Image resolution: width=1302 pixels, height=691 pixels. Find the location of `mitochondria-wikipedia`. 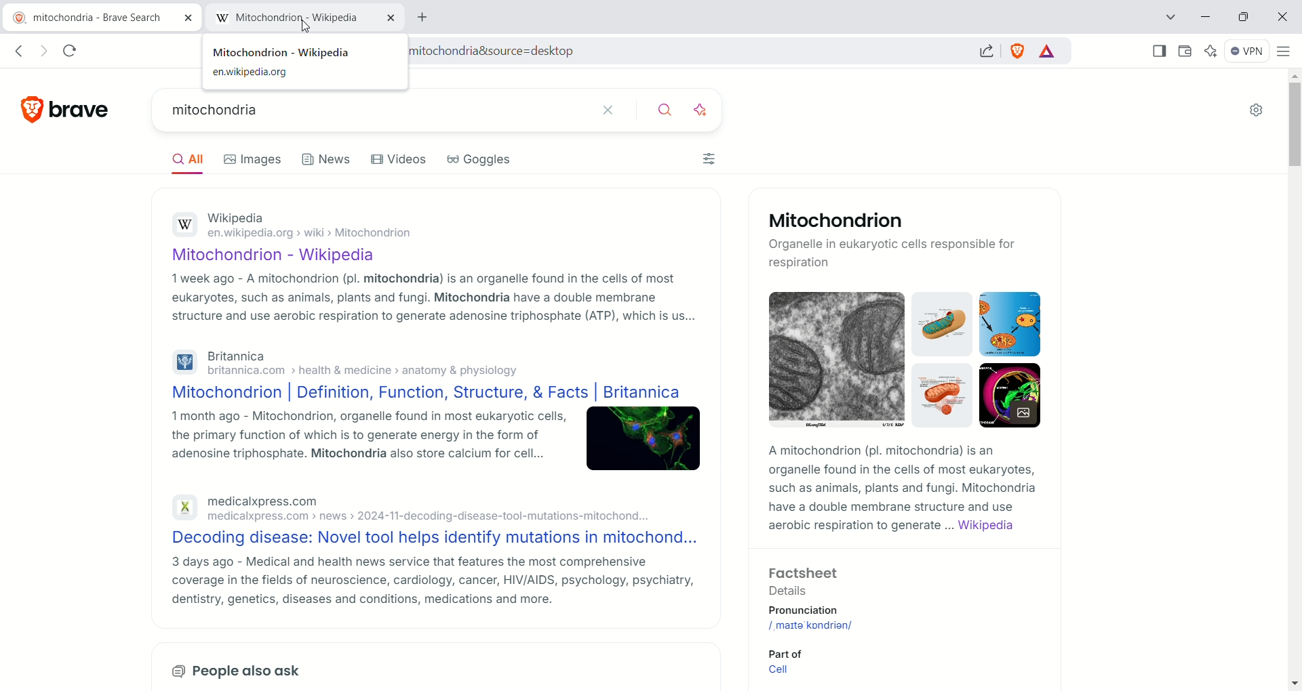

mitochondria-wikipedia is located at coordinates (307, 51).